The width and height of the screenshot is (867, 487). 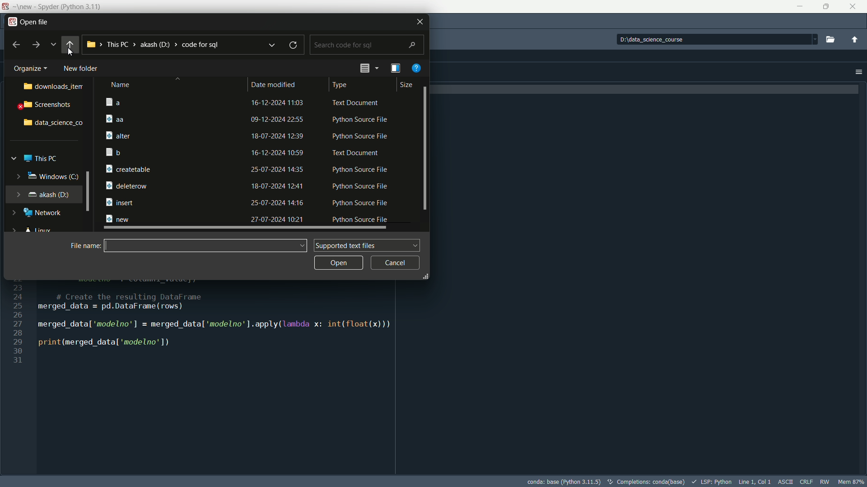 What do you see at coordinates (365, 45) in the screenshot?
I see `search bar` at bounding box center [365, 45].